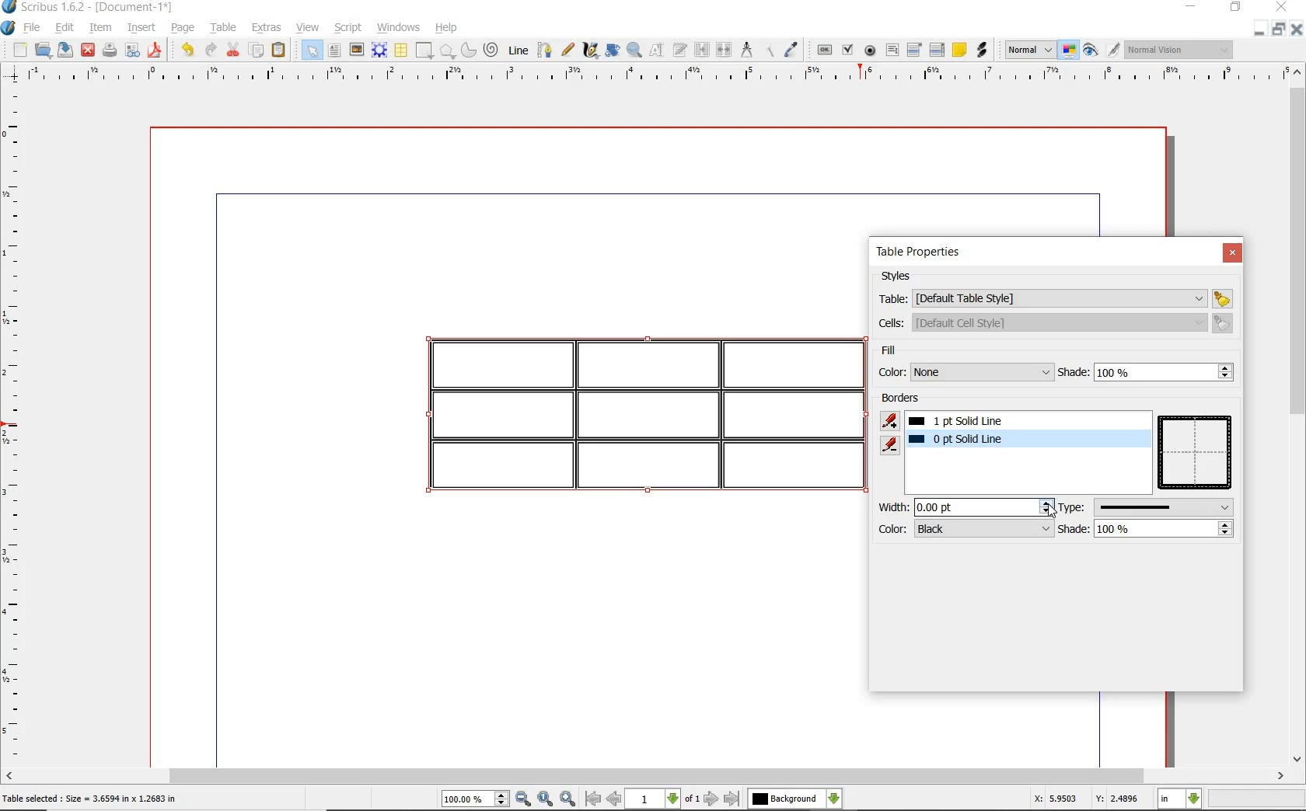 The height and width of the screenshot is (811, 1306). What do you see at coordinates (334, 50) in the screenshot?
I see `text frame` at bounding box center [334, 50].